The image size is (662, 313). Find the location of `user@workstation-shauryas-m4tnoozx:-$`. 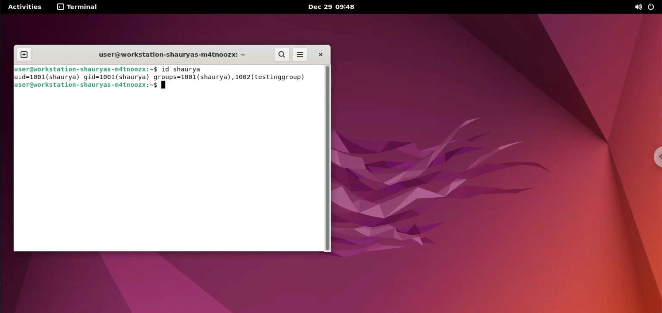

user@workstation-shauryas-m4tnoozx:-$ is located at coordinates (86, 86).